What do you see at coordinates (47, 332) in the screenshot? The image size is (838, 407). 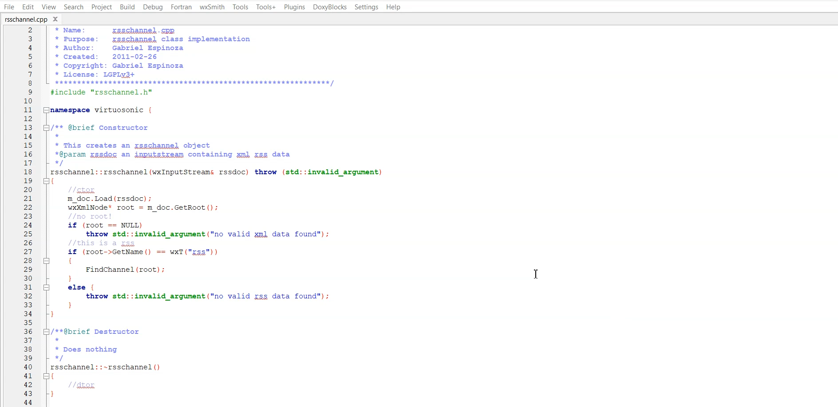 I see `Collapse` at bounding box center [47, 332].